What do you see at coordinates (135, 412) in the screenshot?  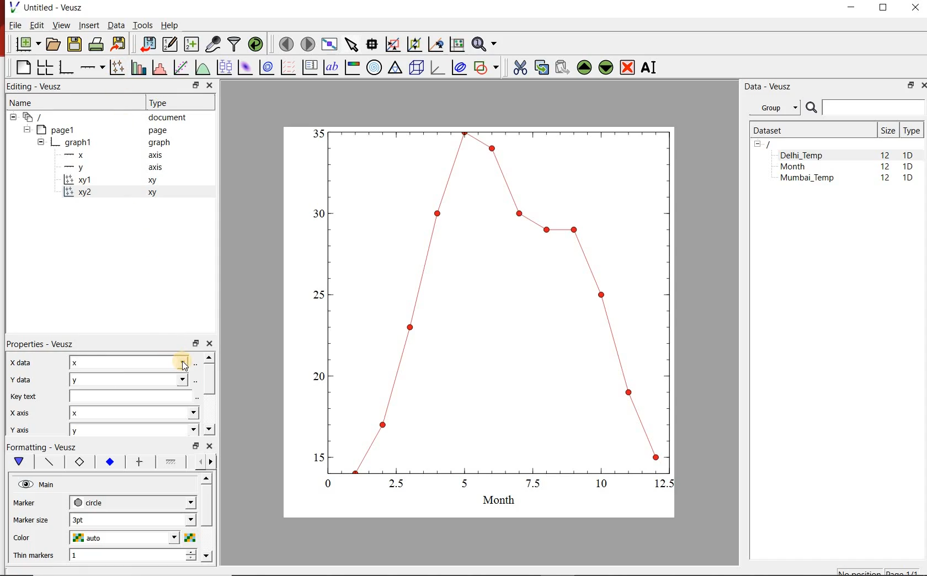 I see `x` at bounding box center [135, 412].